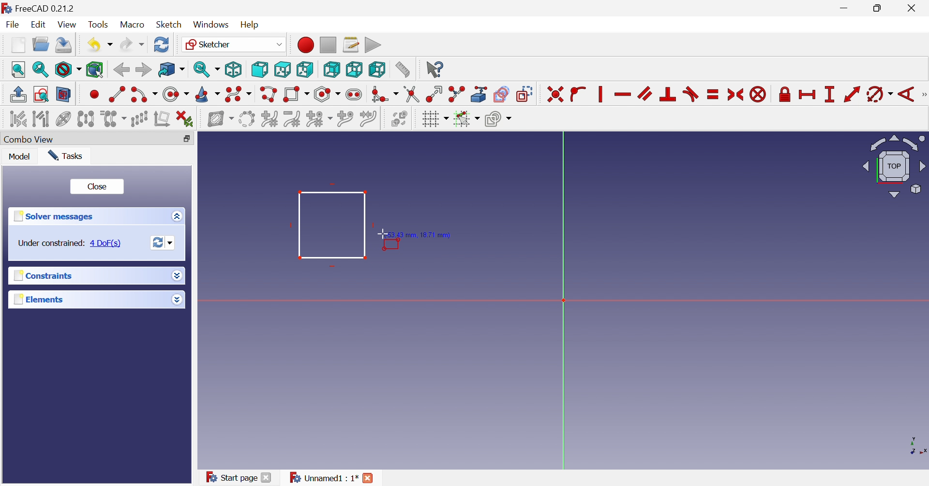 The height and width of the screenshot is (486, 929). Describe the element at coordinates (20, 157) in the screenshot. I see `Model` at that location.